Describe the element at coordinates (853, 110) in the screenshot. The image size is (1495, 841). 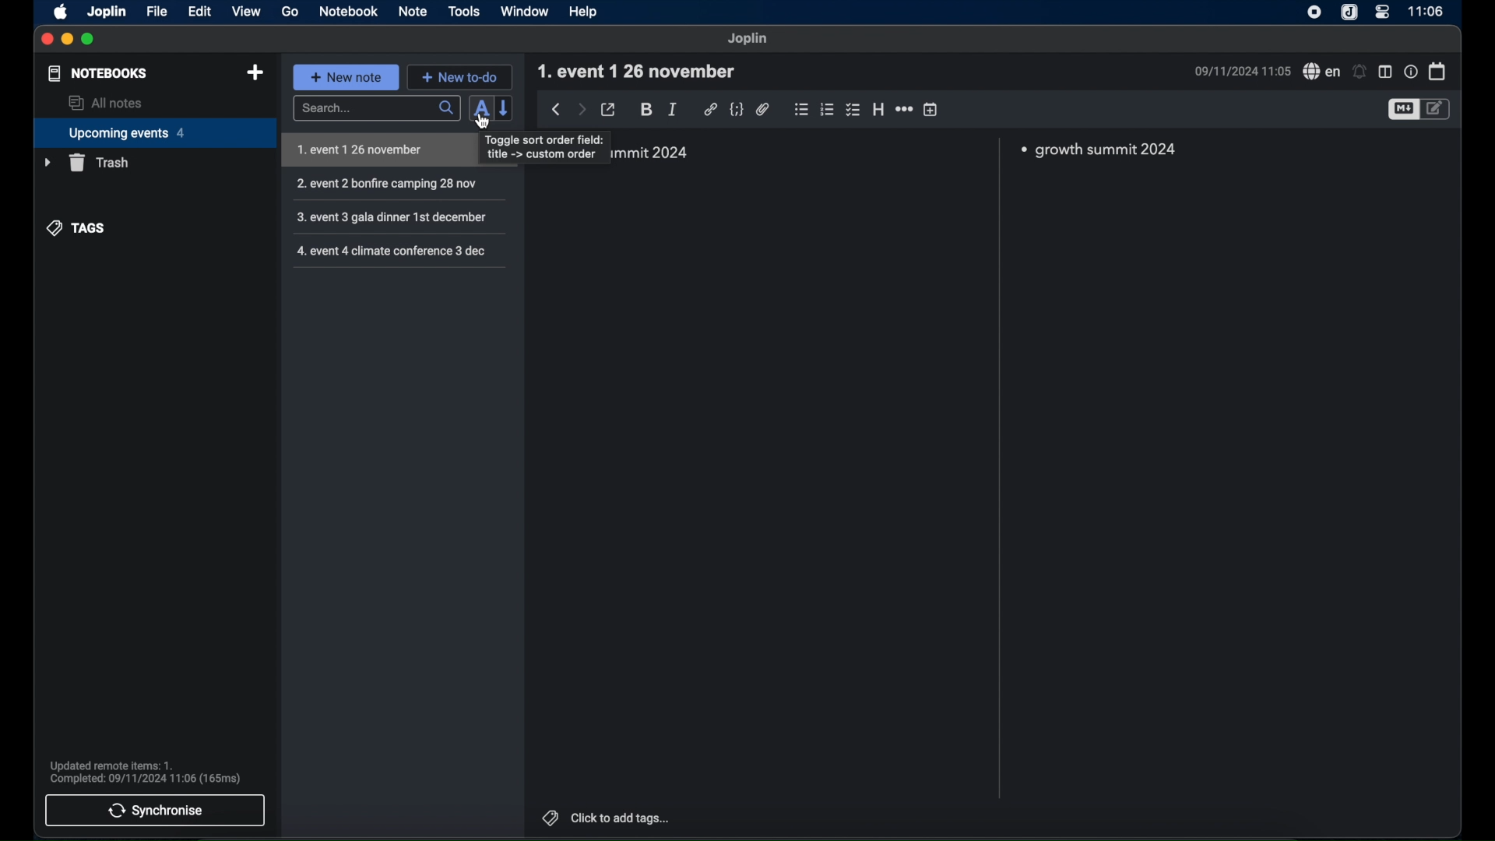
I see `checklist` at that location.